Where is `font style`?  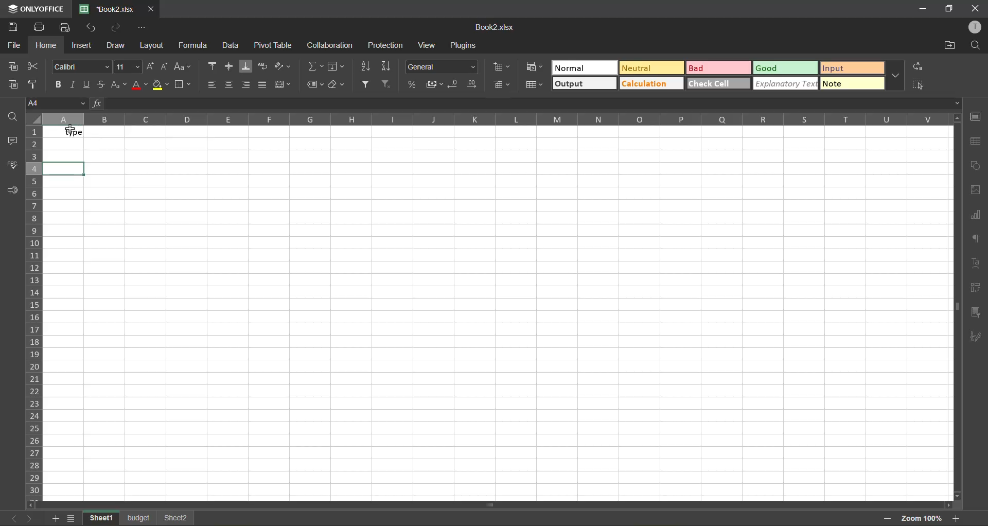
font style is located at coordinates (80, 66).